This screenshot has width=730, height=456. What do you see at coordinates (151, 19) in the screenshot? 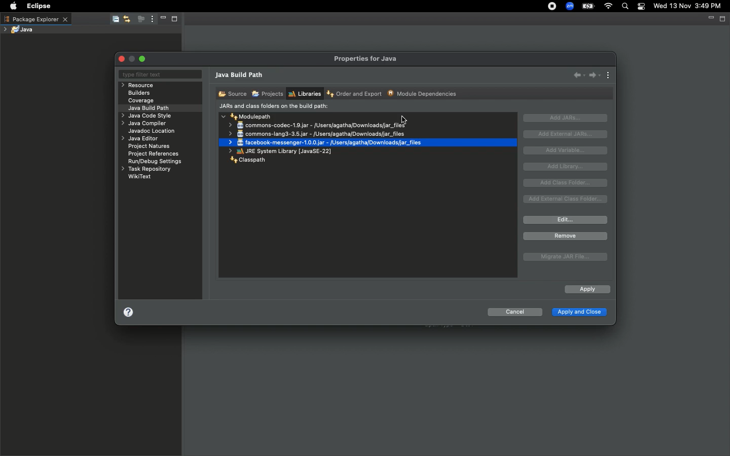
I see `View menu` at bounding box center [151, 19].